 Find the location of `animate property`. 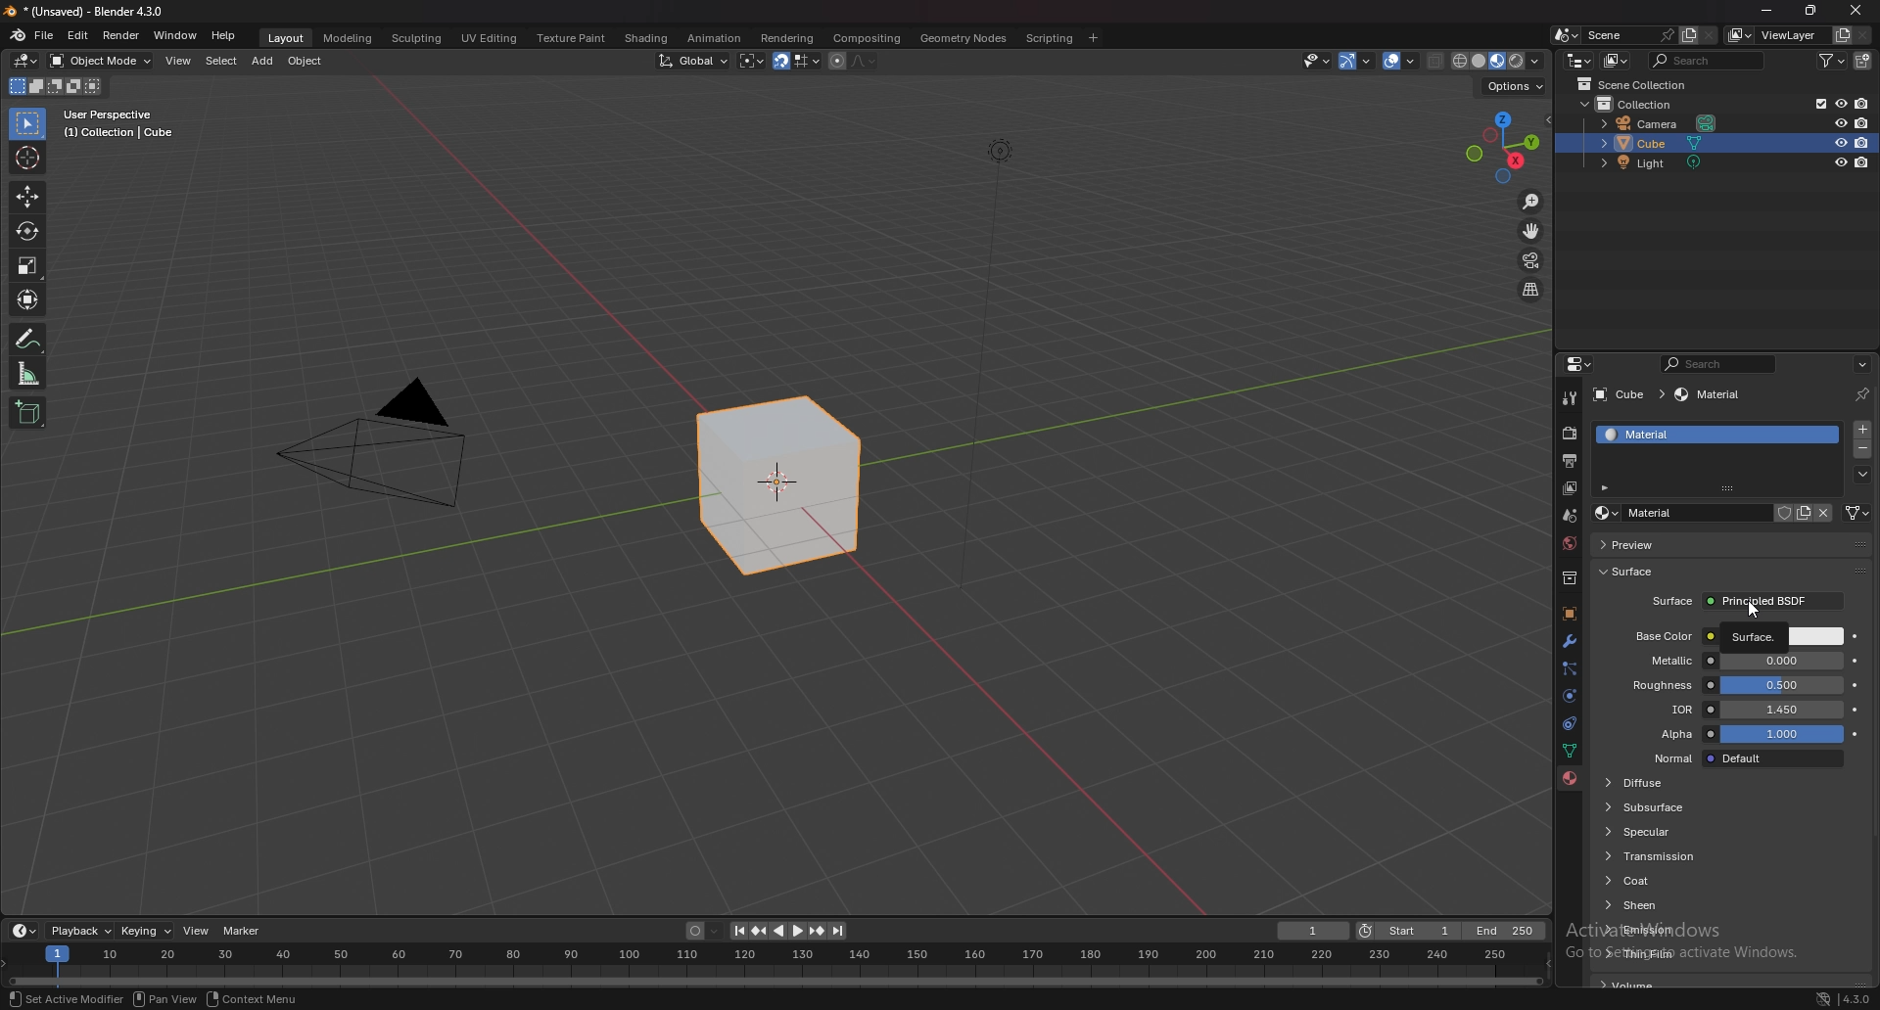

animate property is located at coordinates (1856, 661).